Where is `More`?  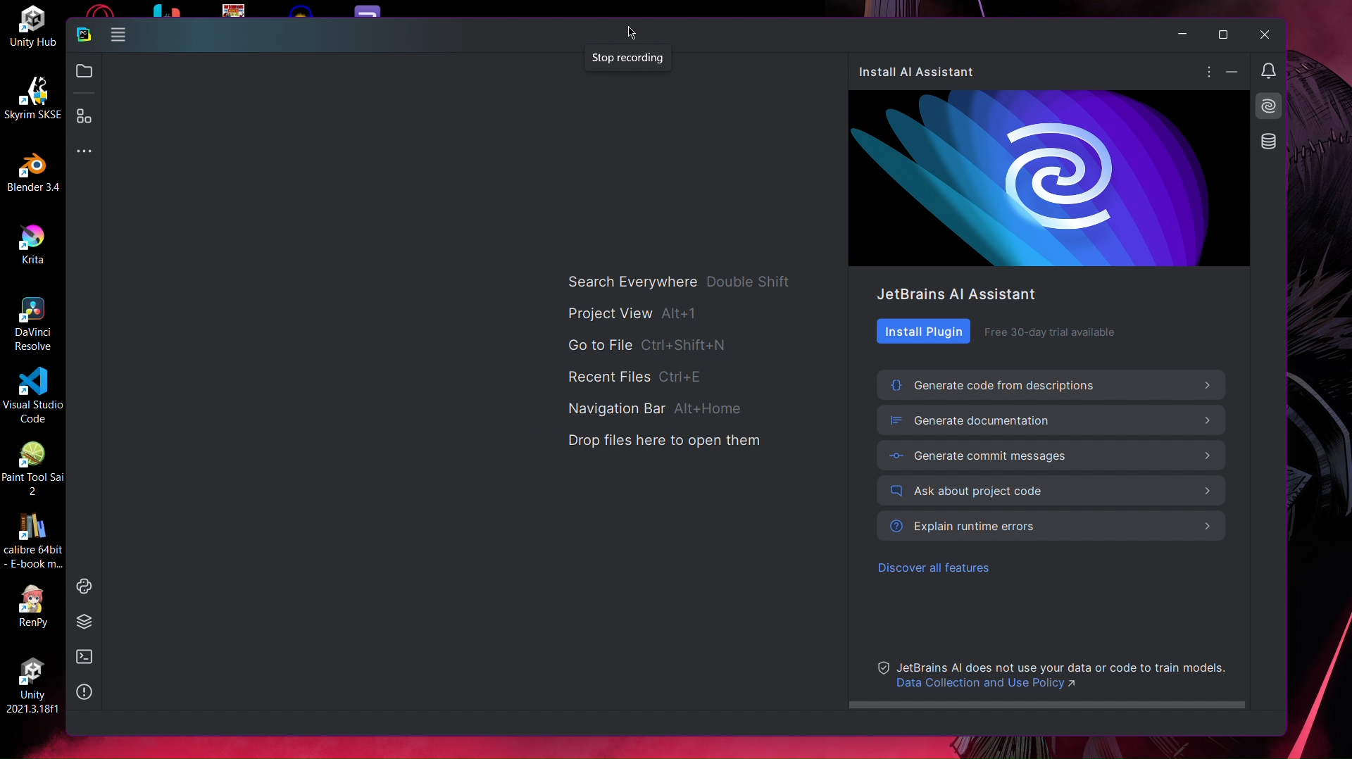 More is located at coordinates (84, 149).